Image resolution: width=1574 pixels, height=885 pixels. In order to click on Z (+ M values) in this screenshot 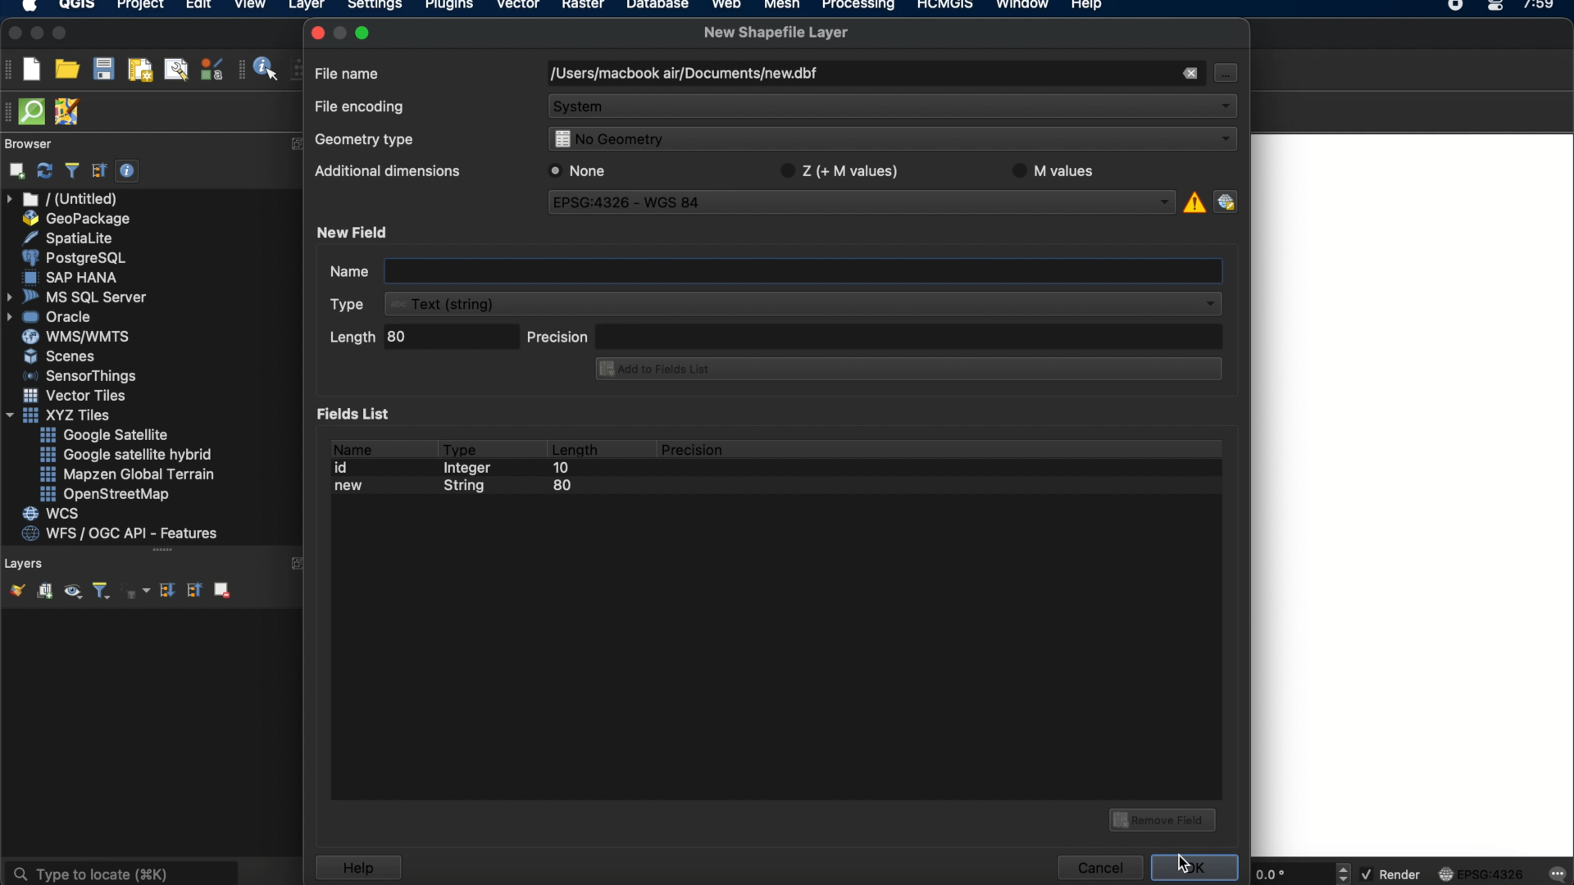, I will do `click(843, 169)`.